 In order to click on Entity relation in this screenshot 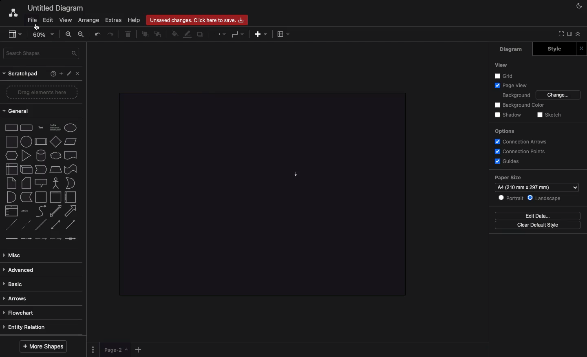, I will do `click(28, 327)`.